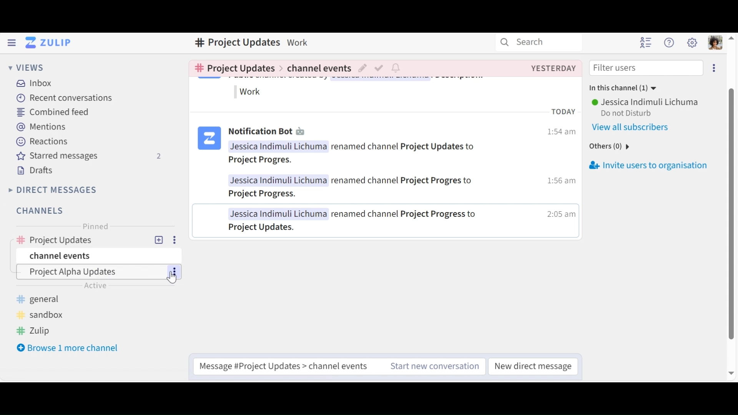 This screenshot has height=415, width=738. What do you see at coordinates (259, 133) in the screenshot?
I see `Notification Bot` at bounding box center [259, 133].